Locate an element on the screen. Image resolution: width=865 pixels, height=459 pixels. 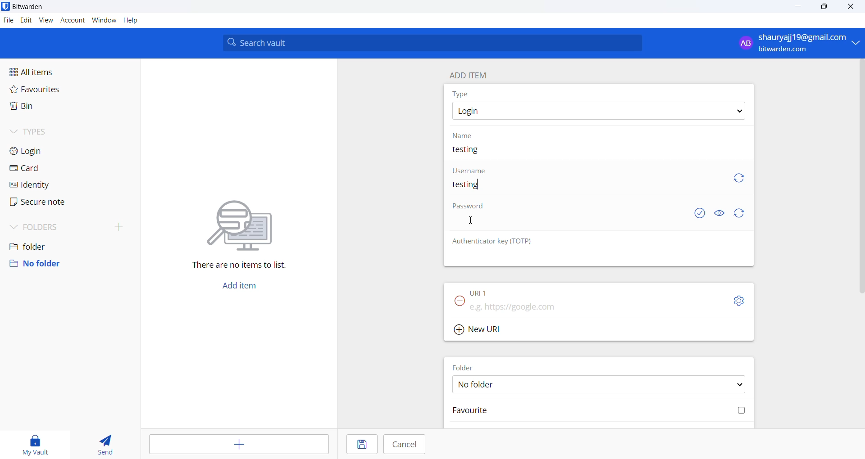
add button is located at coordinates (238, 287).